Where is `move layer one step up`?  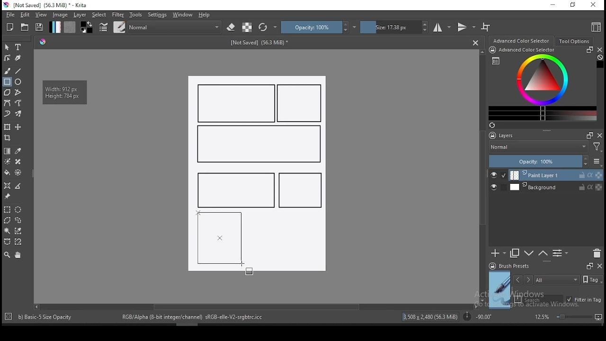 move layer one step up is located at coordinates (529, 254).